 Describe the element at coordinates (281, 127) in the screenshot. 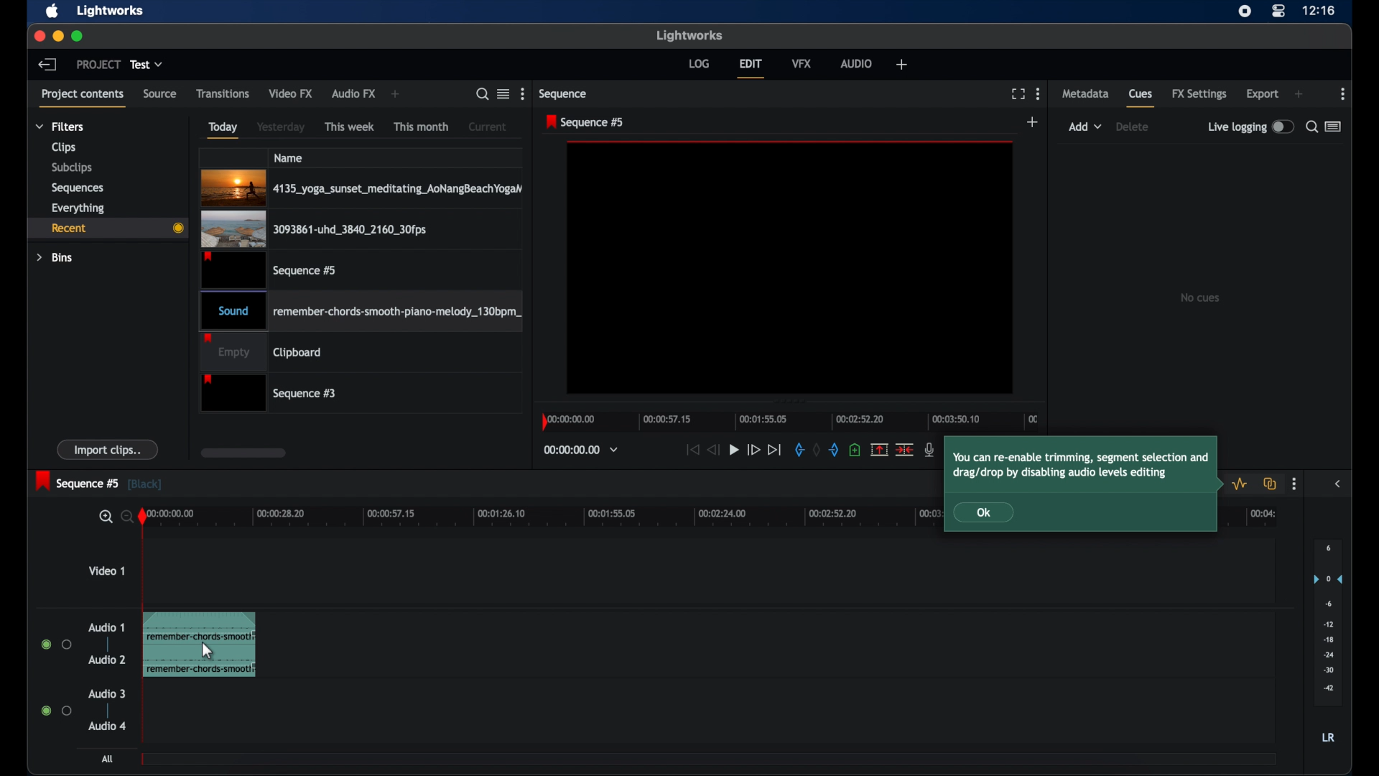

I see `yesterday` at that location.